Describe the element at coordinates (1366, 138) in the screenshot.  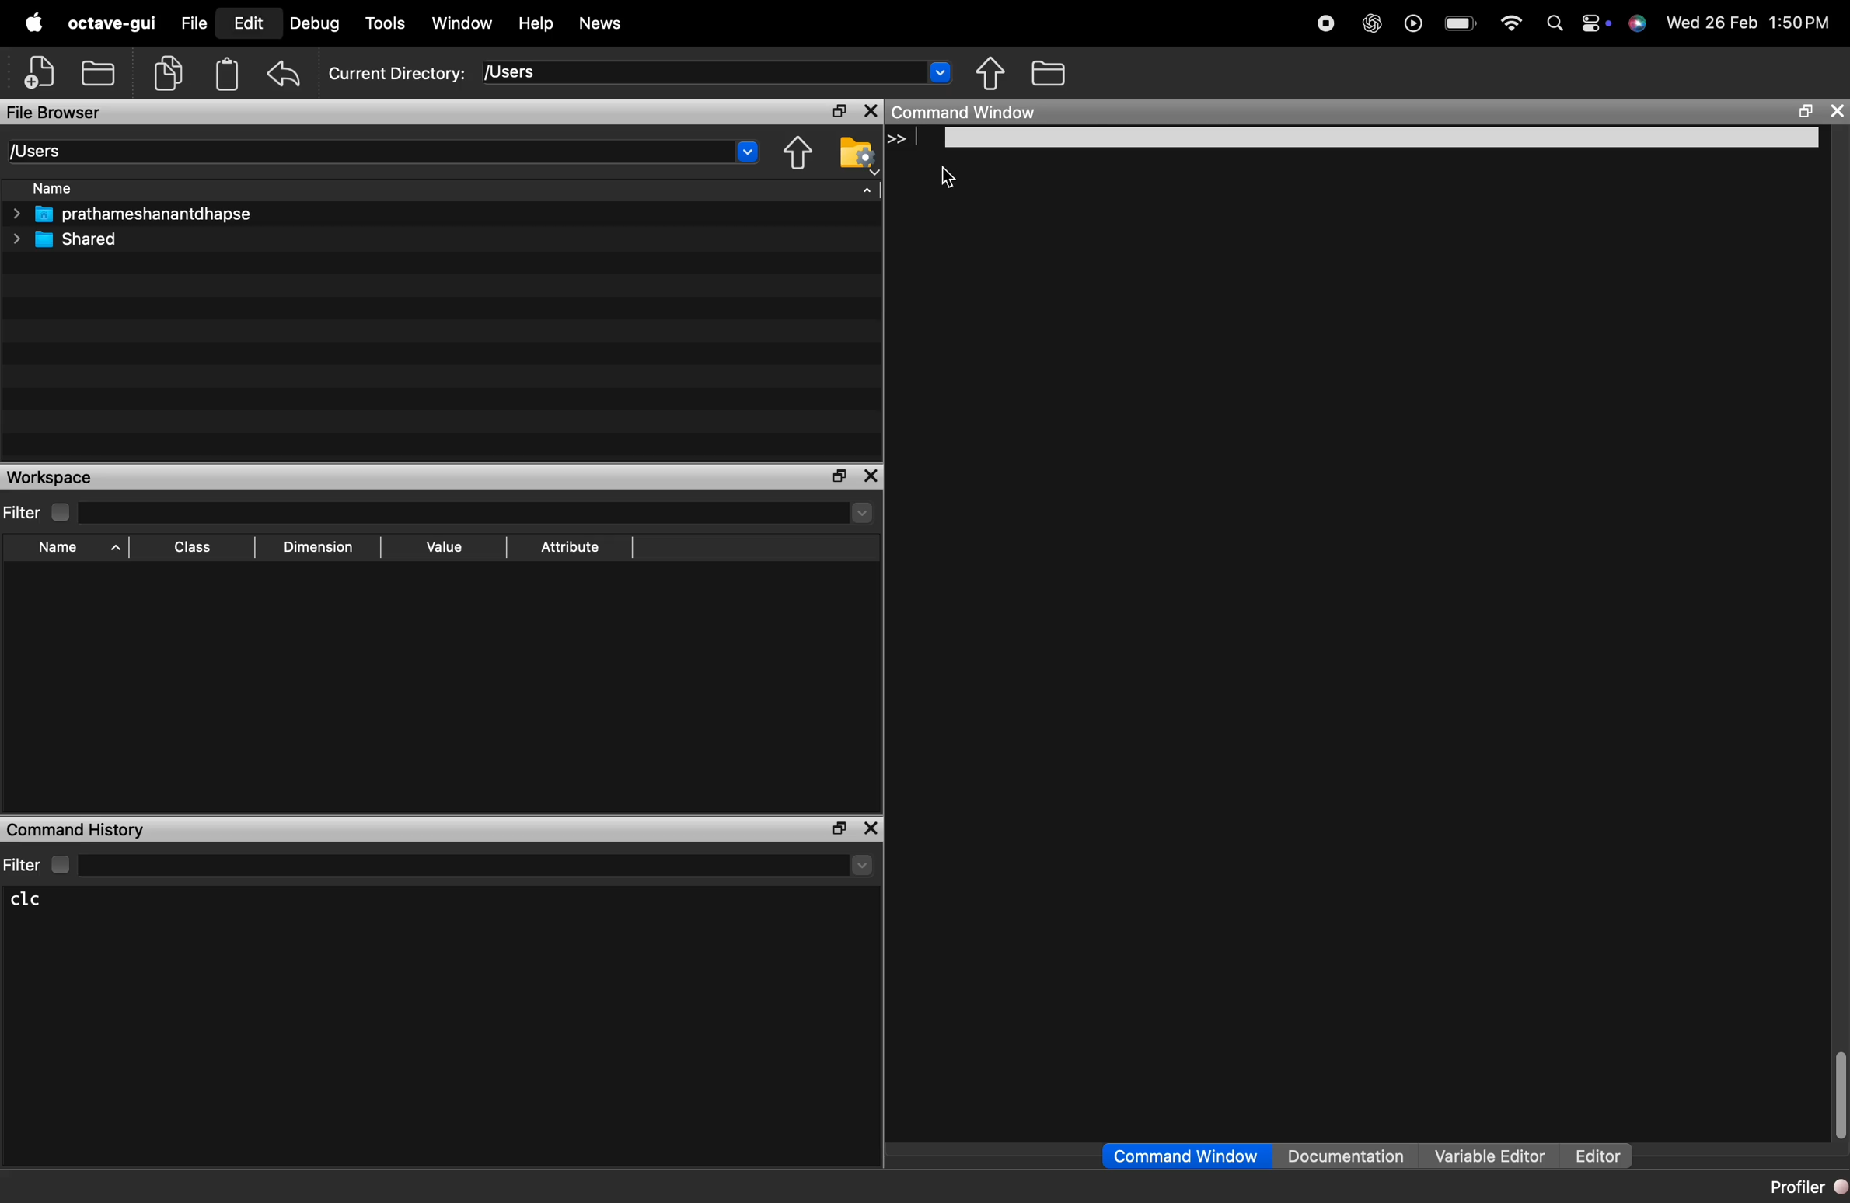
I see `tap text` at that location.